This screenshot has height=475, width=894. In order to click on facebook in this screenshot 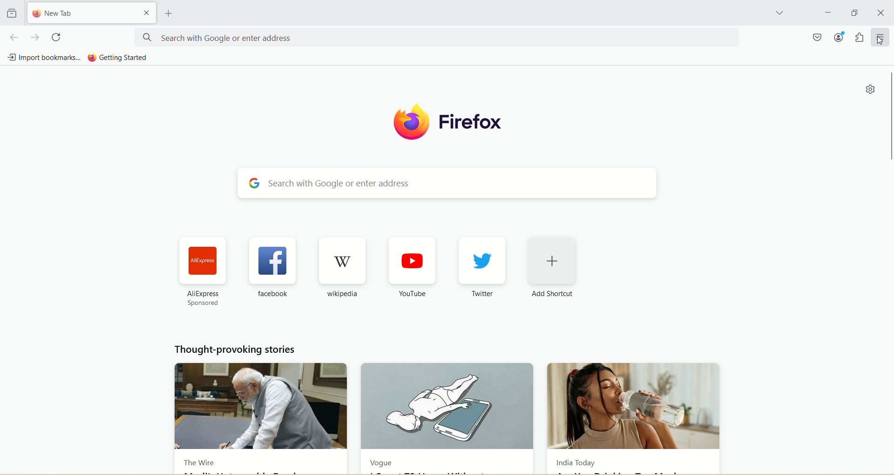, I will do `click(272, 261)`.